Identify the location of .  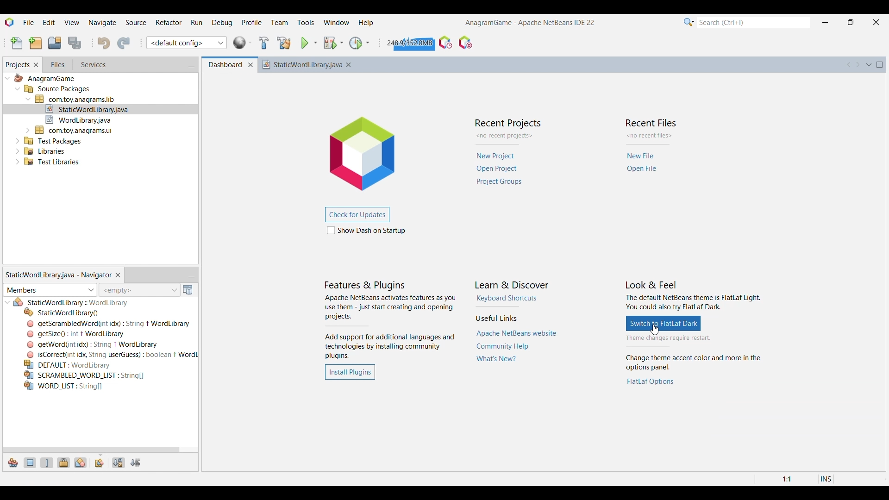
(111, 354).